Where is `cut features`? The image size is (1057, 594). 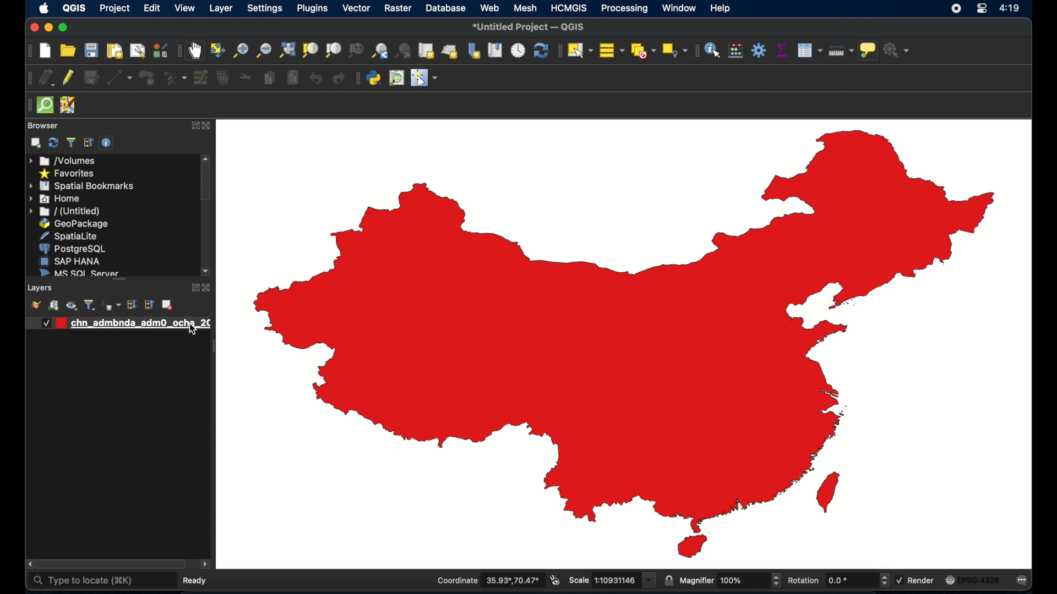 cut features is located at coordinates (246, 78).